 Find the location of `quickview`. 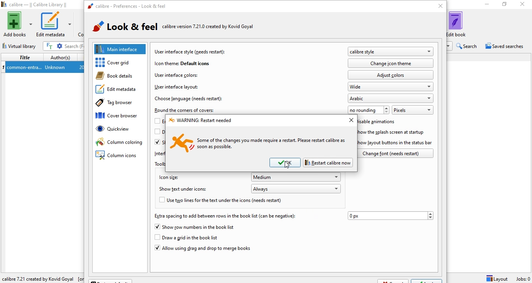

quickview is located at coordinates (121, 131).